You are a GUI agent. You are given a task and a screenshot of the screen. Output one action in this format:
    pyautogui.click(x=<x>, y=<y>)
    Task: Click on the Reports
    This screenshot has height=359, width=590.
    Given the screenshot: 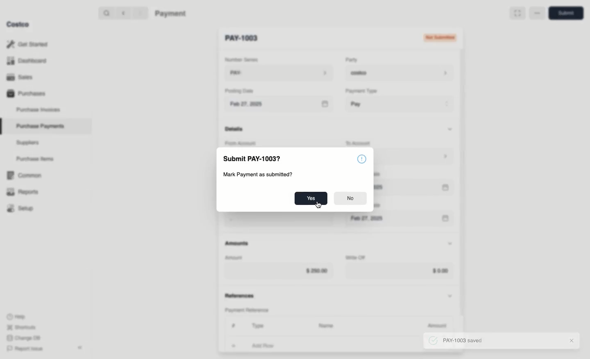 What is the action you would take?
    pyautogui.click(x=21, y=191)
    